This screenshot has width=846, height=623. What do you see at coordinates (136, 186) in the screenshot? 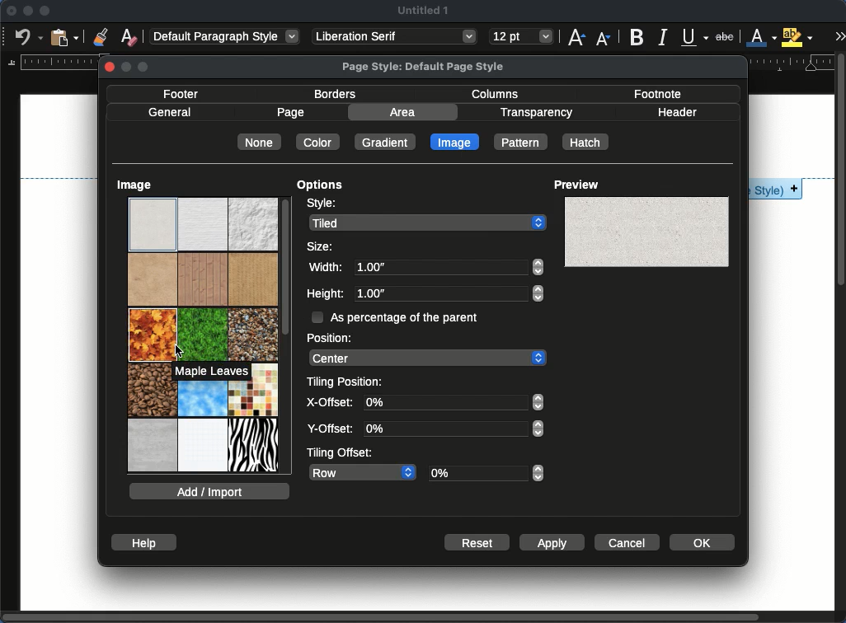
I see `image` at bounding box center [136, 186].